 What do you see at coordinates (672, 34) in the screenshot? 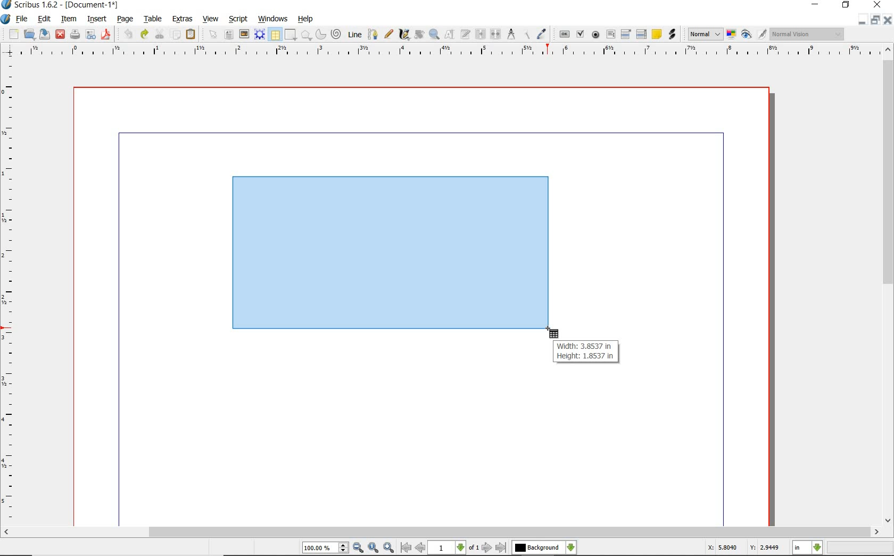
I see `link annotation` at bounding box center [672, 34].